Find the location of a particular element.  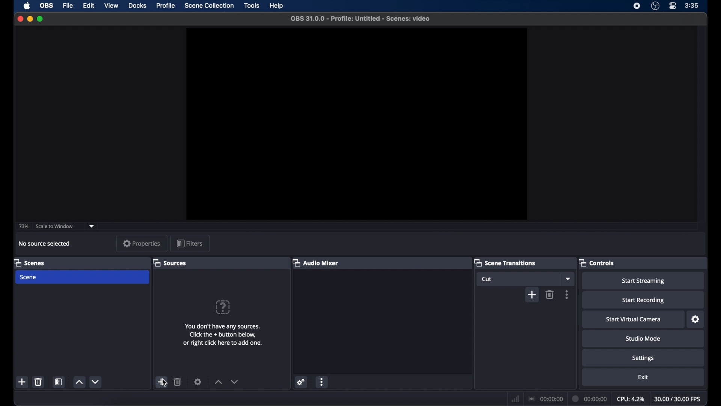

delete is located at coordinates (550, 294).